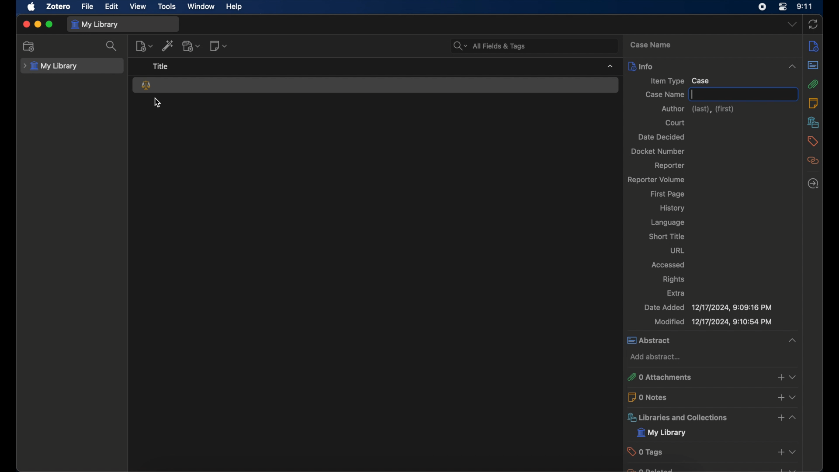 This screenshot has height=472, width=839. What do you see at coordinates (50, 24) in the screenshot?
I see `maximize` at bounding box center [50, 24].